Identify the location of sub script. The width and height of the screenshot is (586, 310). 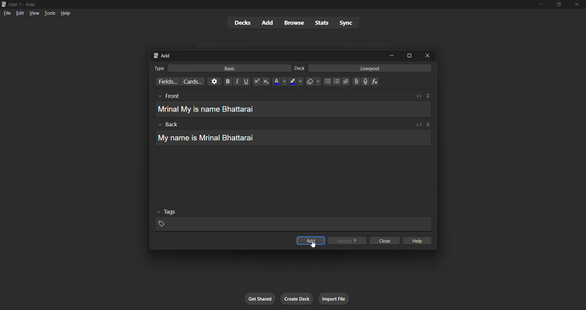
(266, 81).